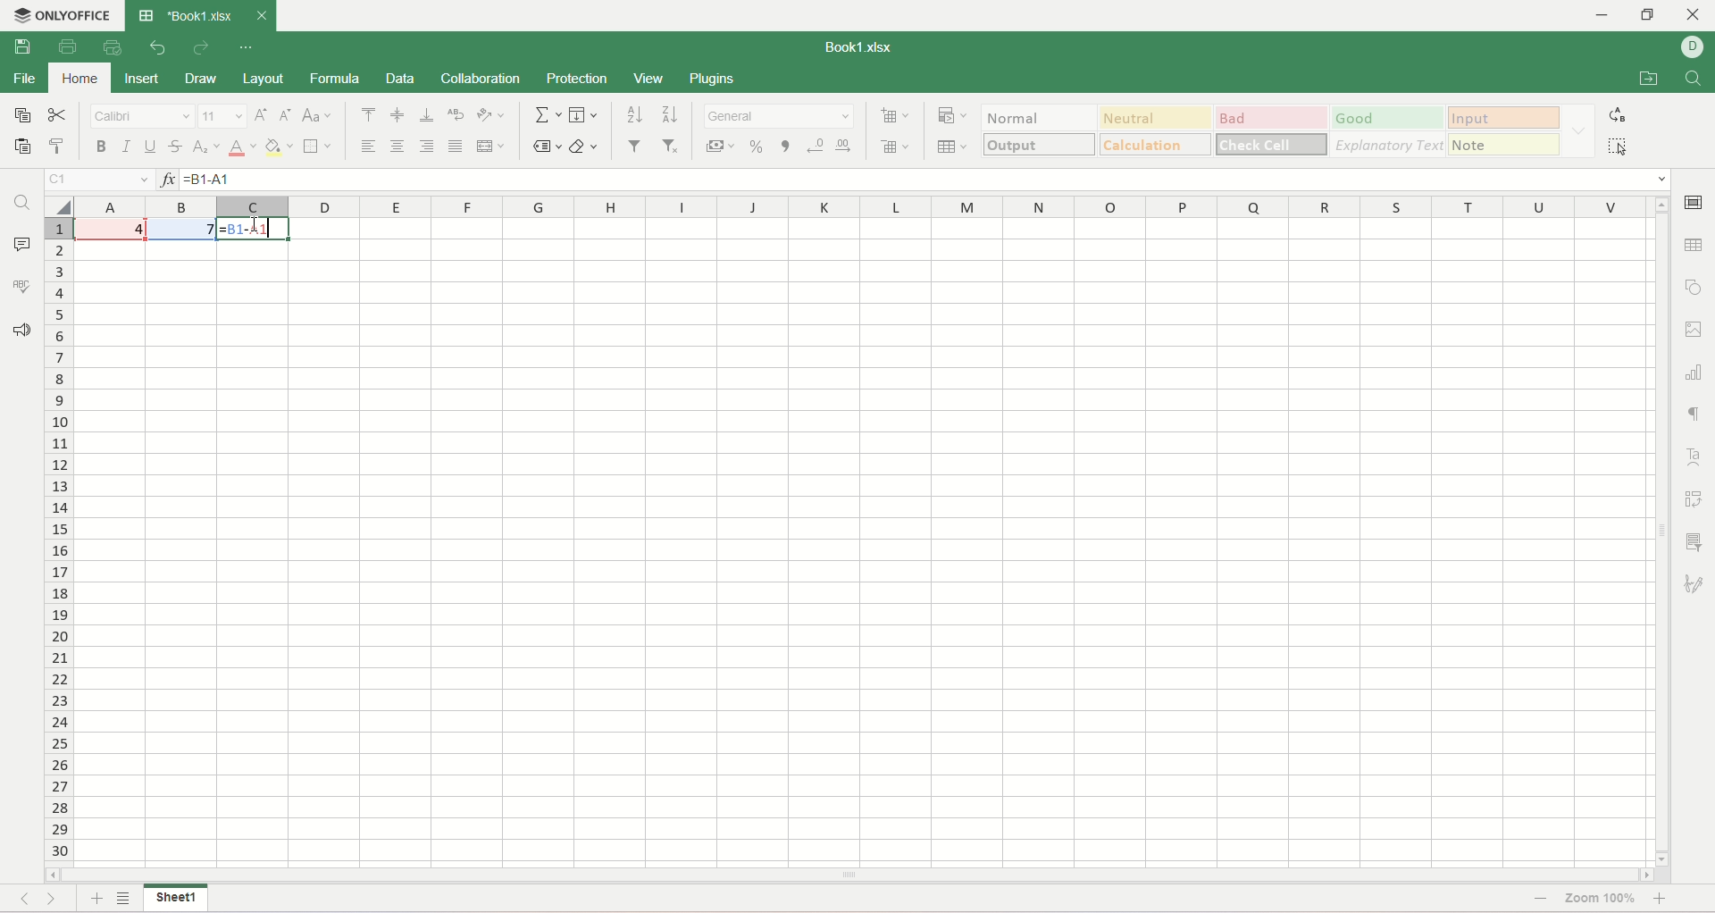 The image size is (1715, 913). Describe the element at coordinates (648, 80) in the screenshot. I see `view` at that location.